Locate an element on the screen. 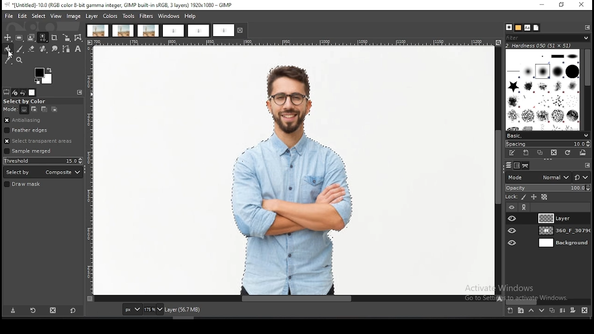 Image resolution: width=594 pixels, height=334 pixels. scroll bar is located at coordinates (549, 302).